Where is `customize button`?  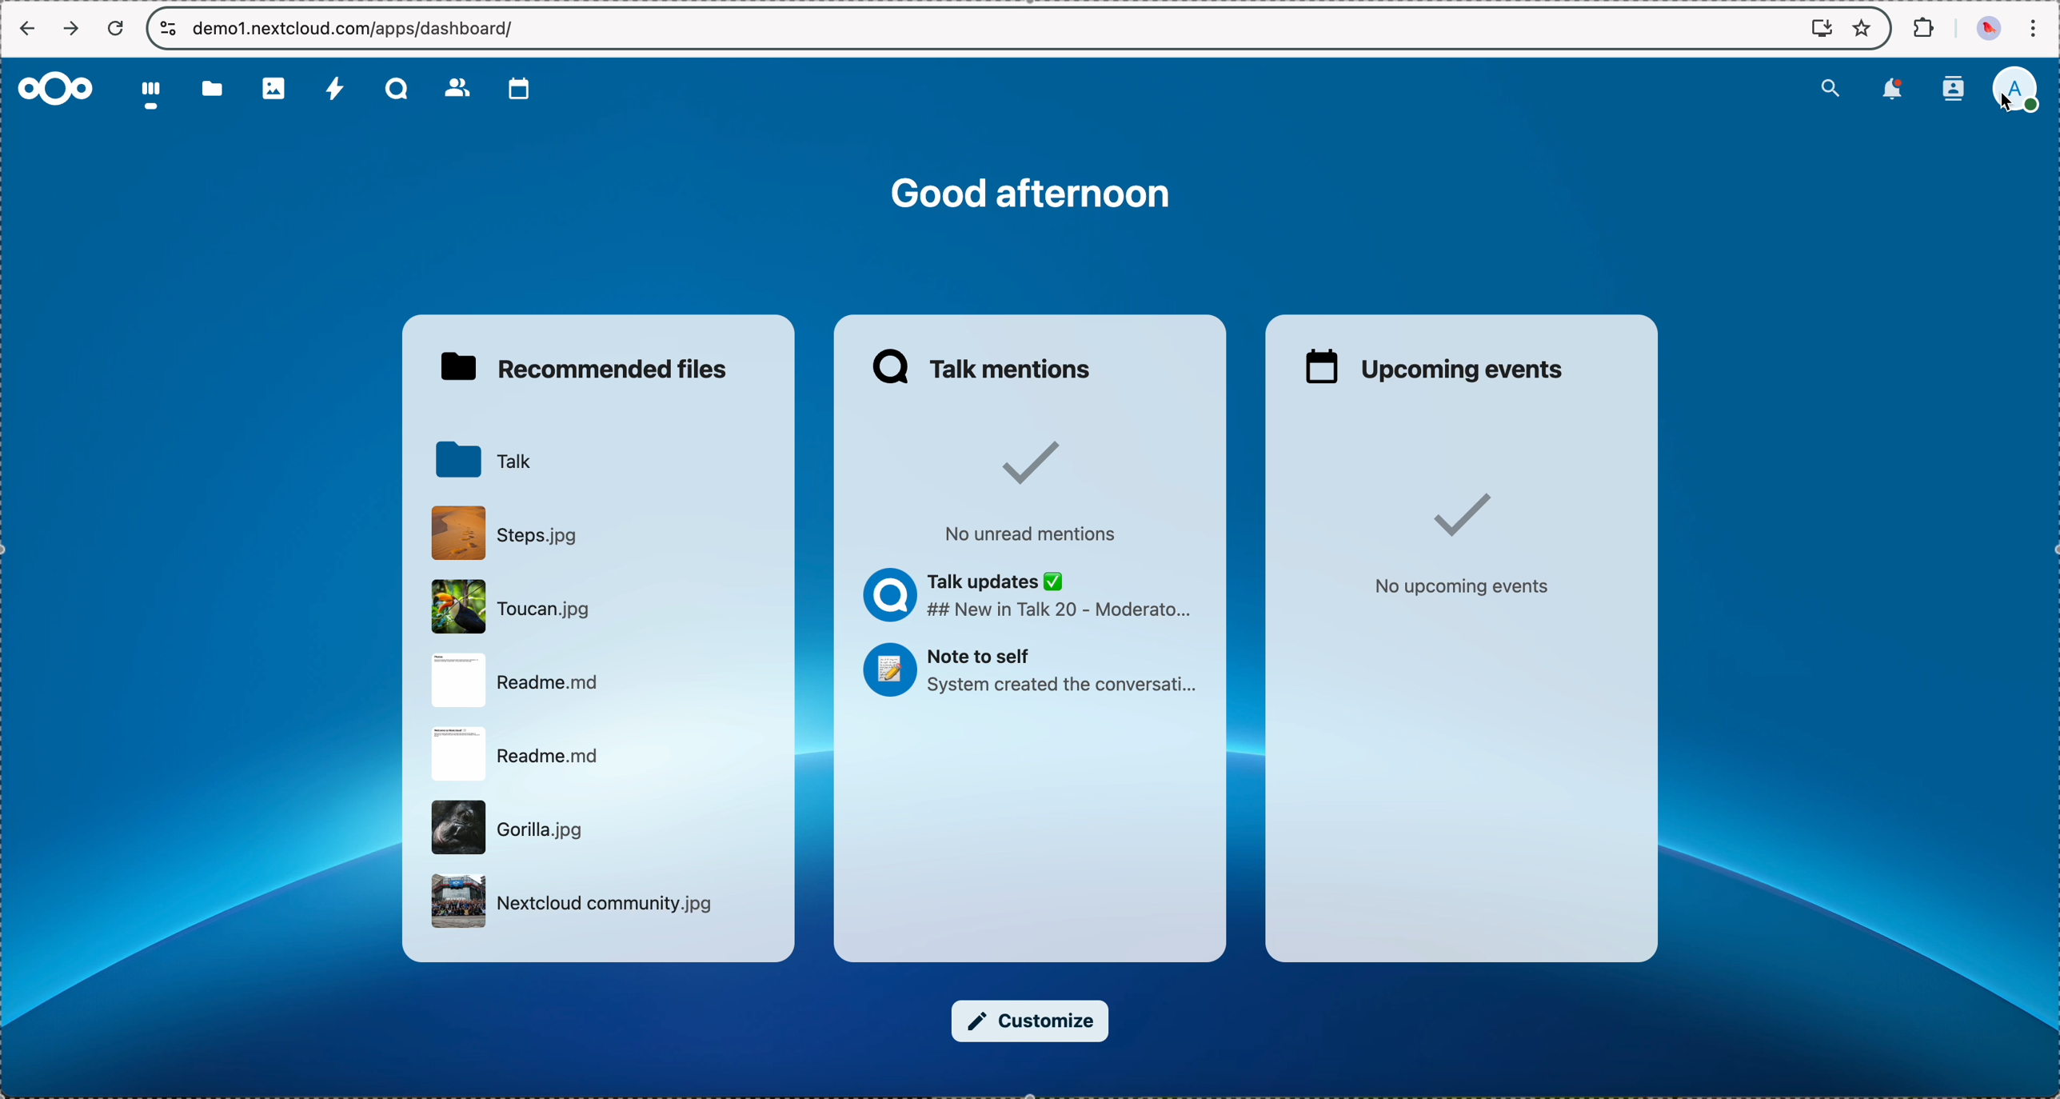 customize button is located at coordinates (1030, 1021).